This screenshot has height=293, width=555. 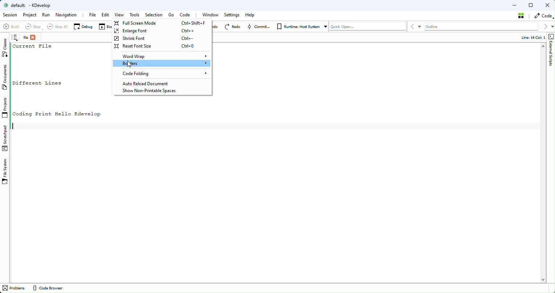 What do you see at coordinates (5, 109) in the screenshot?
I see `Projects` at bounding box center [5, 109].